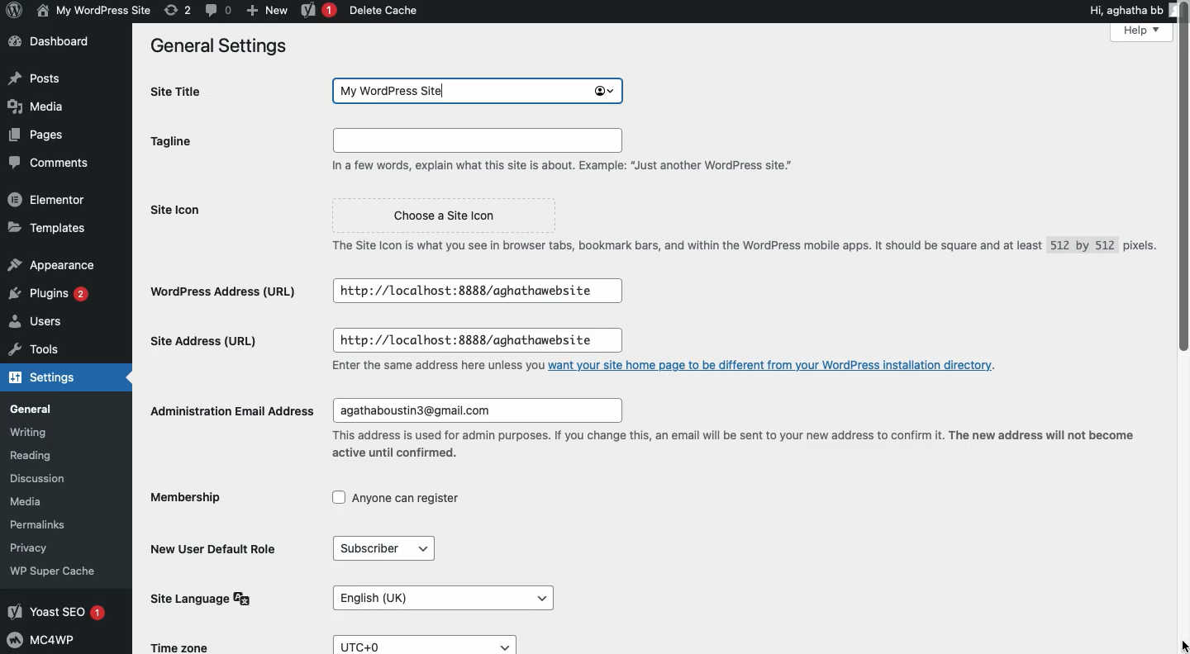  What do you see at coordinates (34, 349) in the screenshot?
I see `Tools` at bounding box center [34, 349].